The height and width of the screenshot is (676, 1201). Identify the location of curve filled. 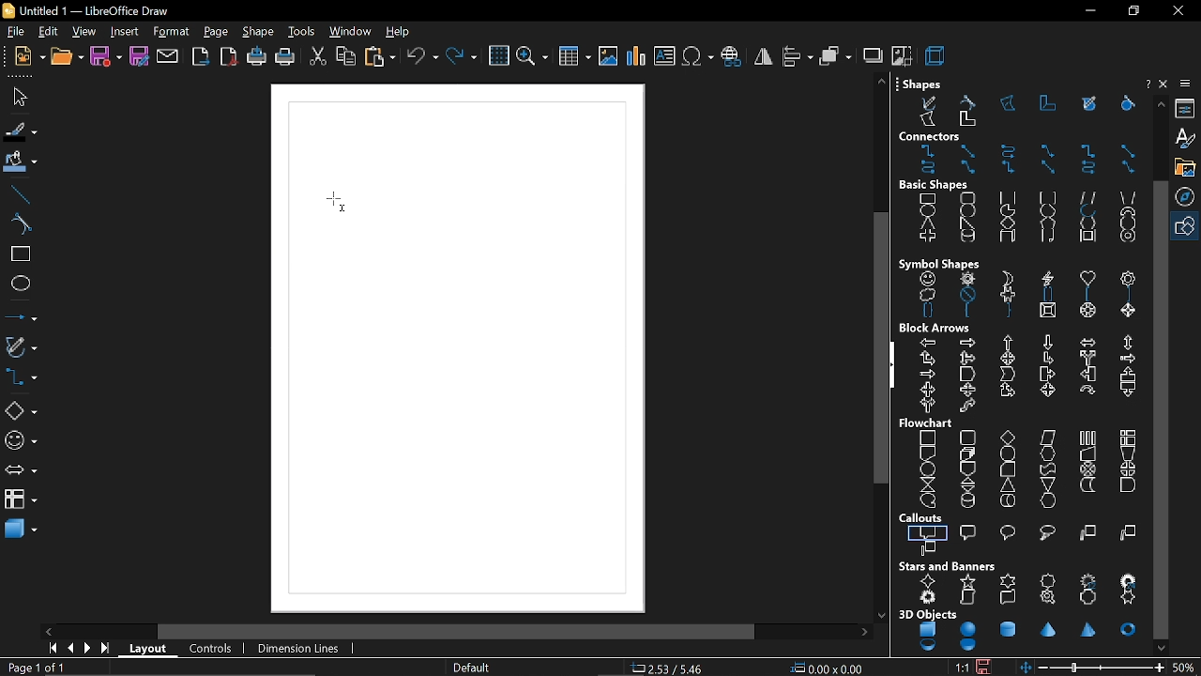
(1124, 104).